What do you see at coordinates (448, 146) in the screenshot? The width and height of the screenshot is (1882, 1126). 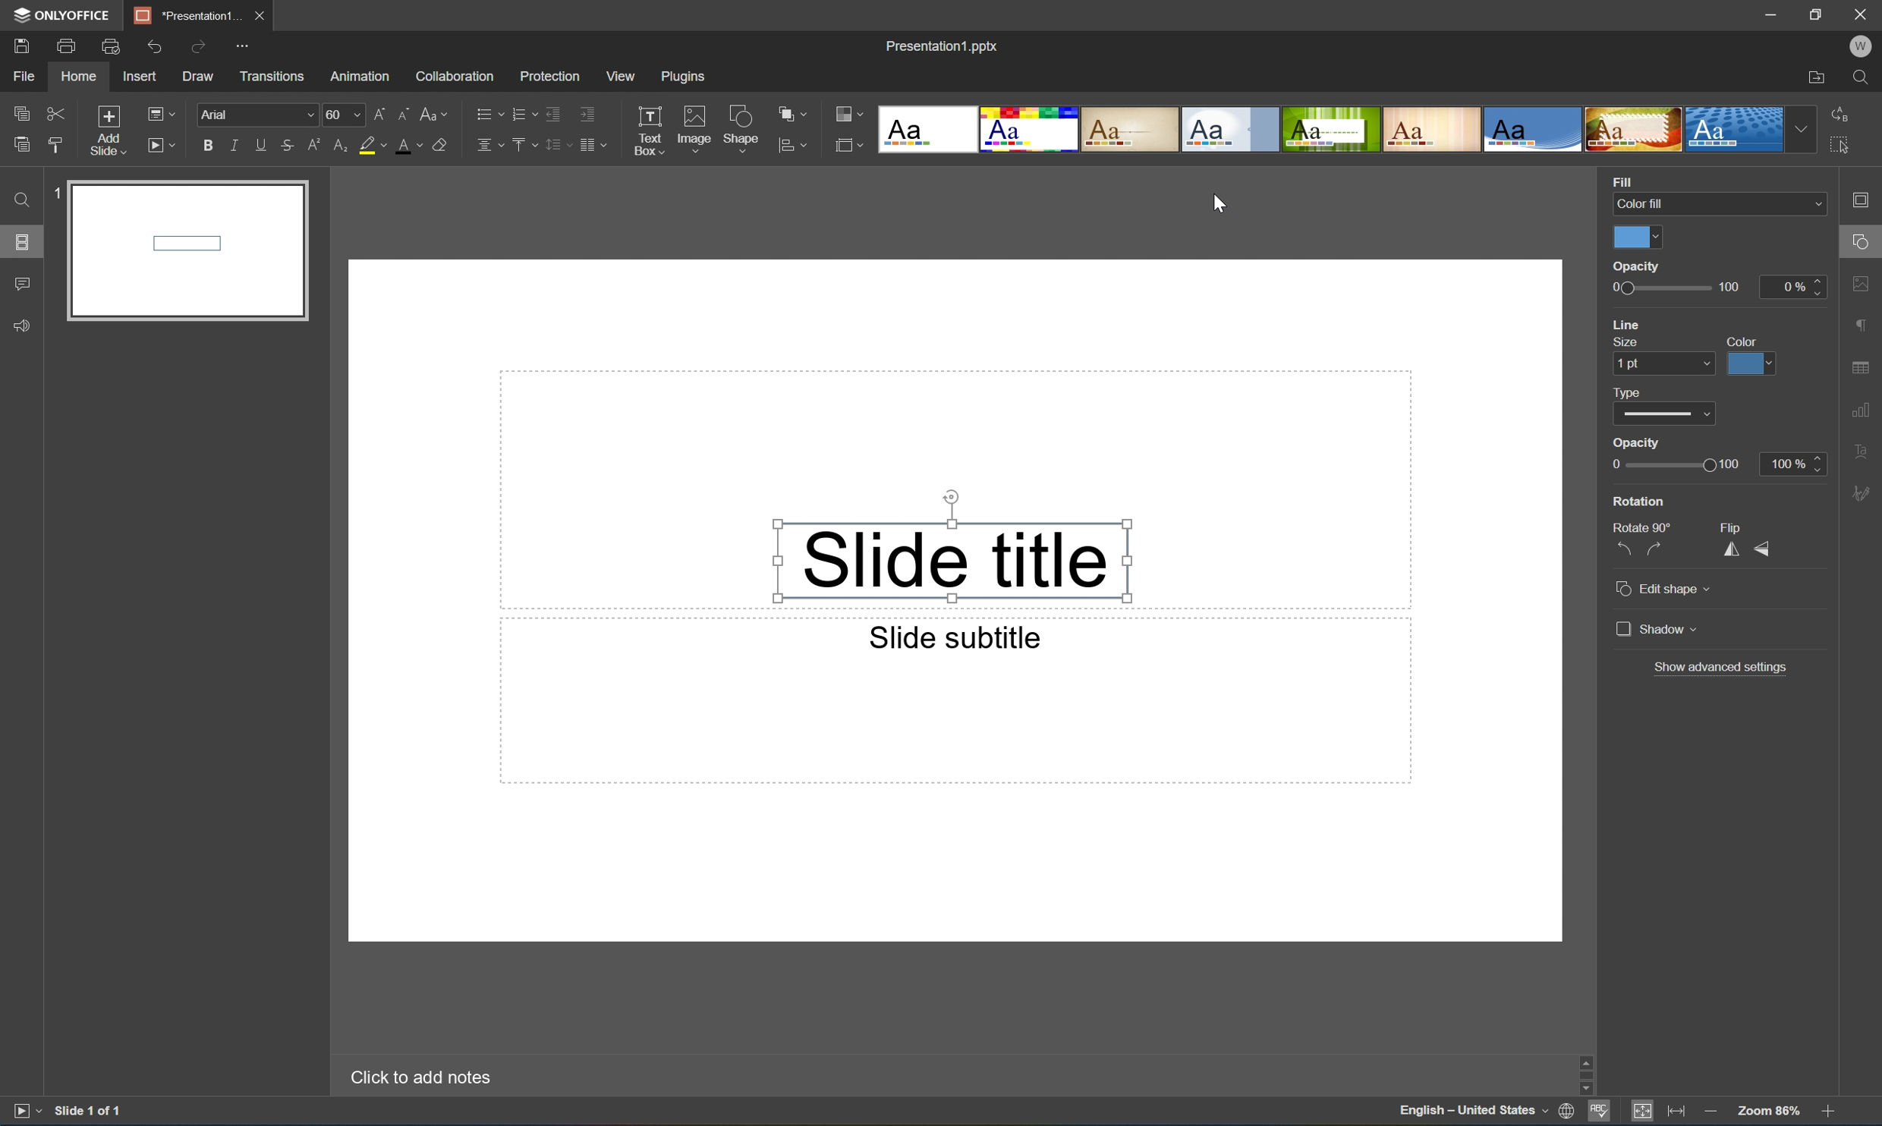 I see `Clear style` at bounding box center [448, 146].